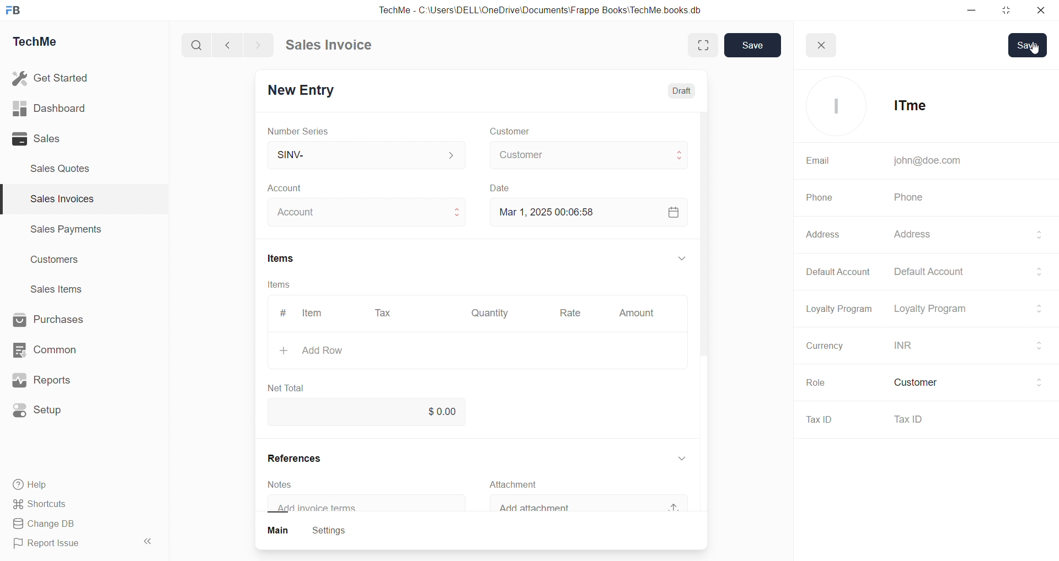 The image size is (1059, 561). I want to click on Account, so click(291, 186).